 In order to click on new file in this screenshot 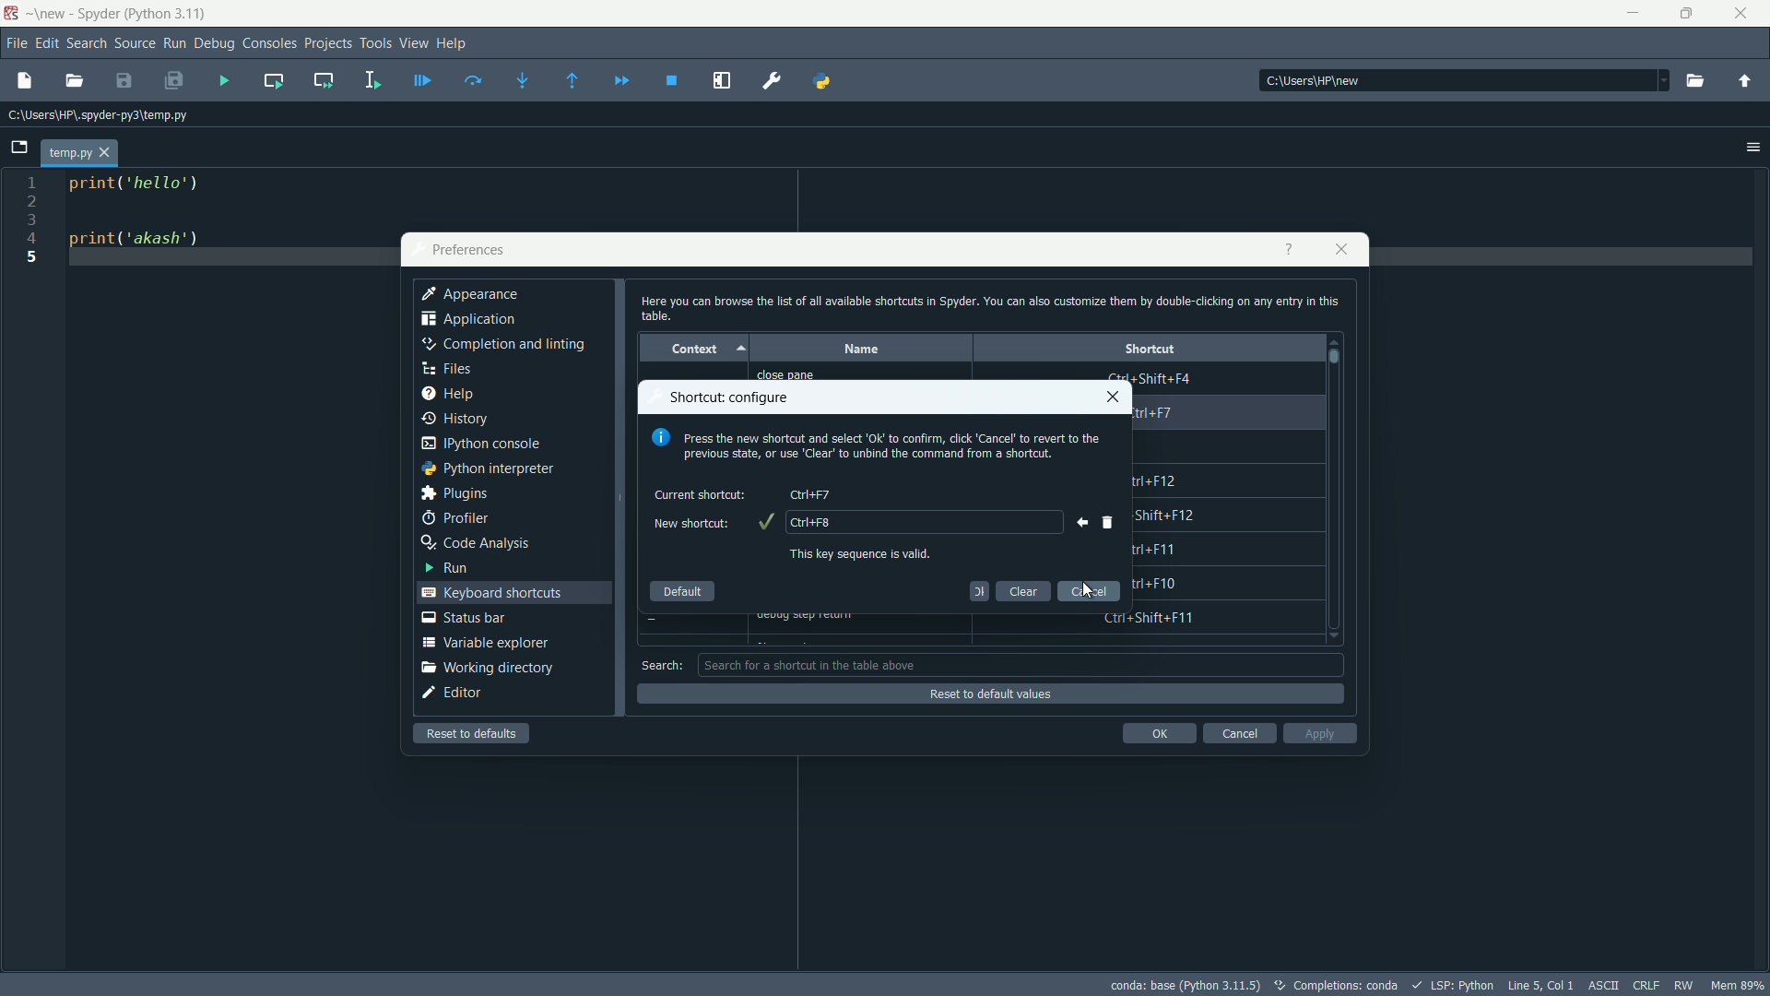, I will do `click(23, 79)`.